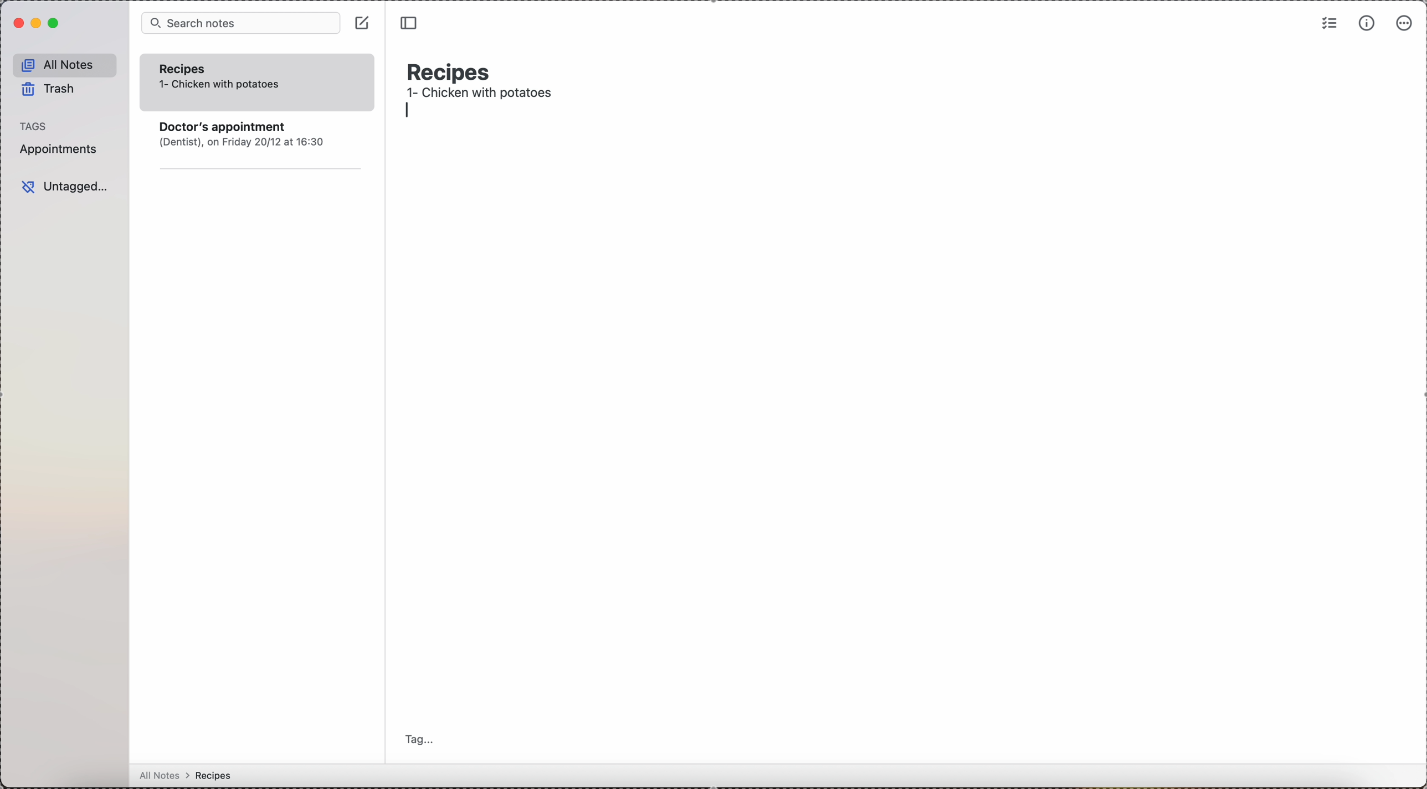 Image resolution: width=1427 pixels, height=789 pixels. I want to click on search bar, so click(240, 23).